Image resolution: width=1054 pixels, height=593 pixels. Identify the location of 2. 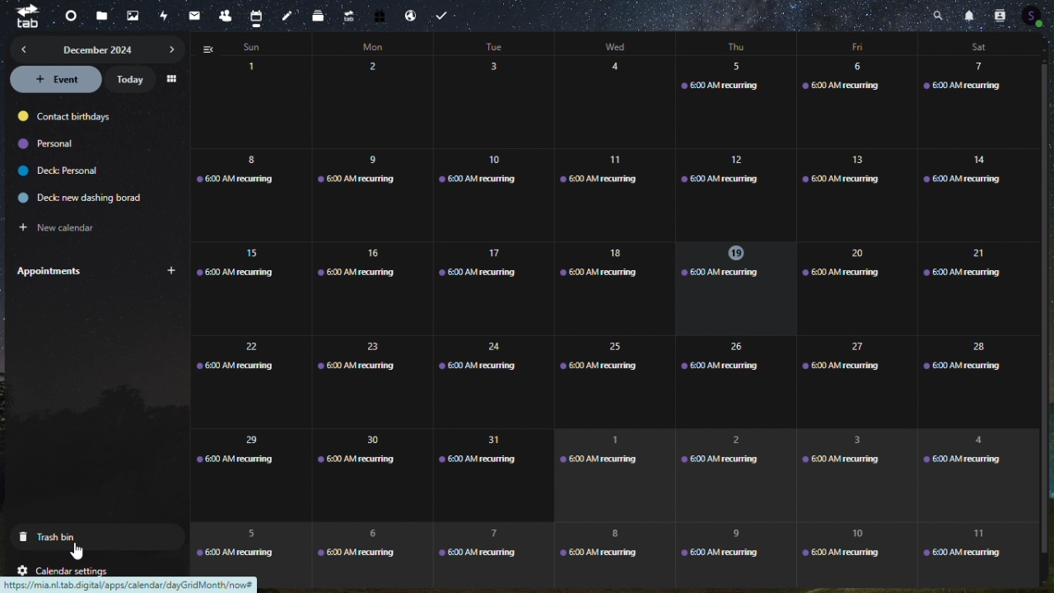
(375, 103).